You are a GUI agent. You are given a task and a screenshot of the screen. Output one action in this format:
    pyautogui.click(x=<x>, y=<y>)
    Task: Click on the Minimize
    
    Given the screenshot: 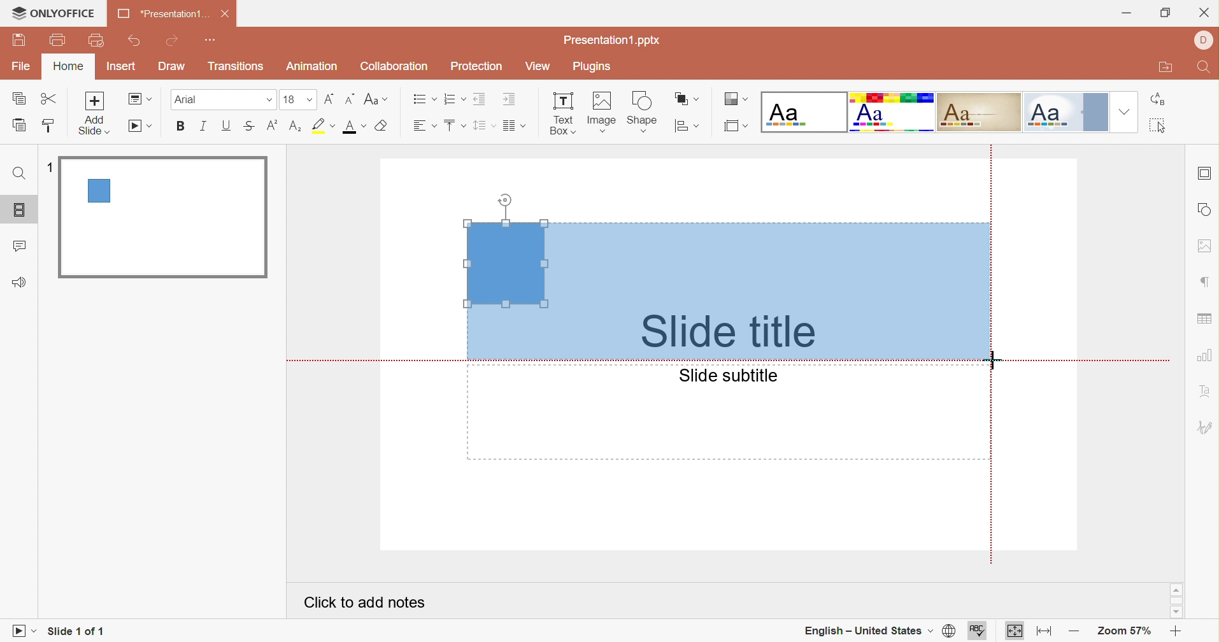 What is the action you would take?
    pyautogui.click(x=1129, y=15)
    